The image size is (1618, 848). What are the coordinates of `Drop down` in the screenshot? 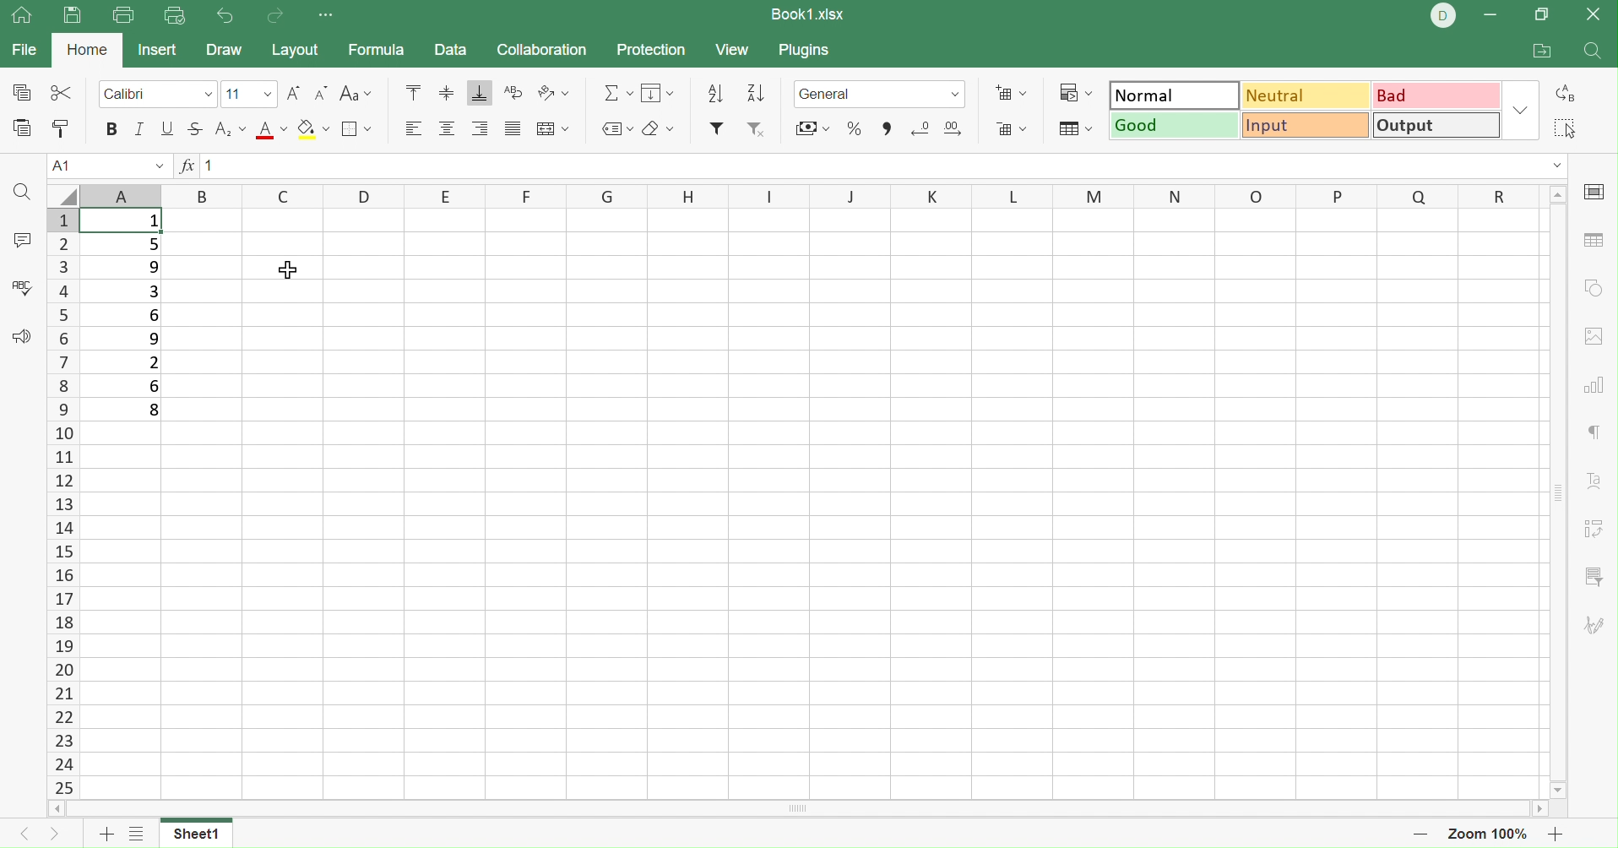 It's located at (160, 166).